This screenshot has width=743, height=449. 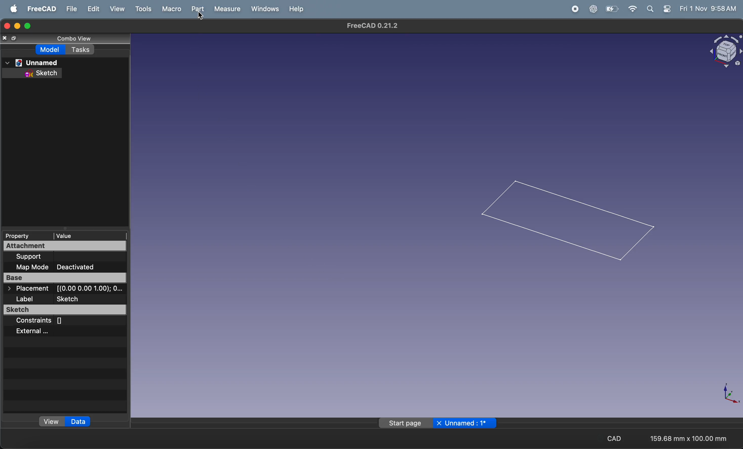 I want to click on tools, so click(x=141, y=9).